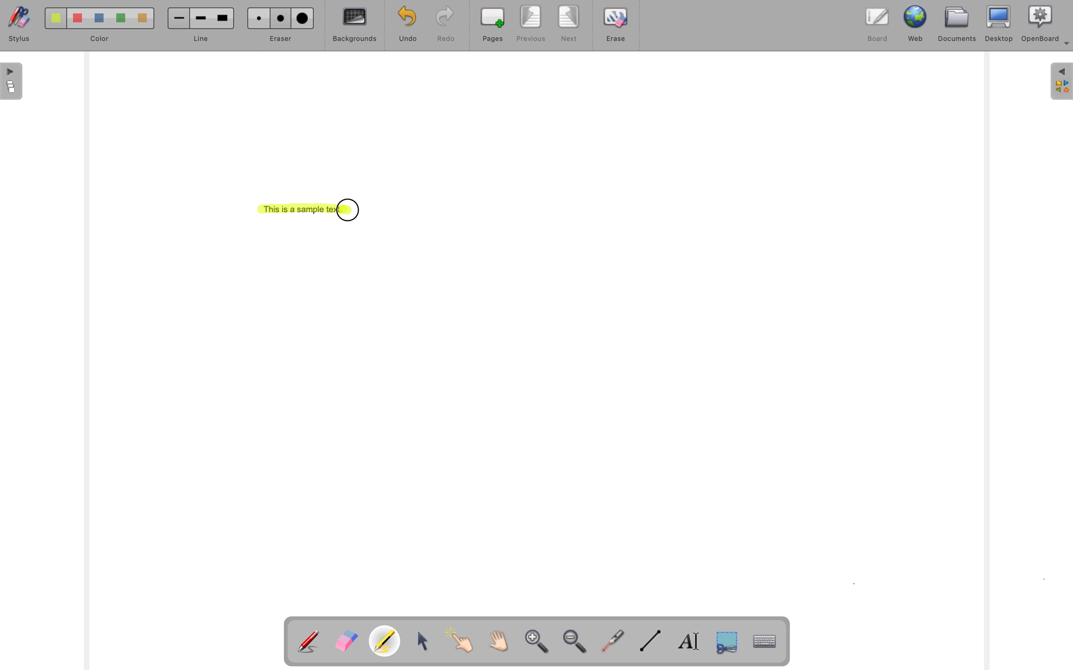  I want to click on Color 2, so click(78, 19).